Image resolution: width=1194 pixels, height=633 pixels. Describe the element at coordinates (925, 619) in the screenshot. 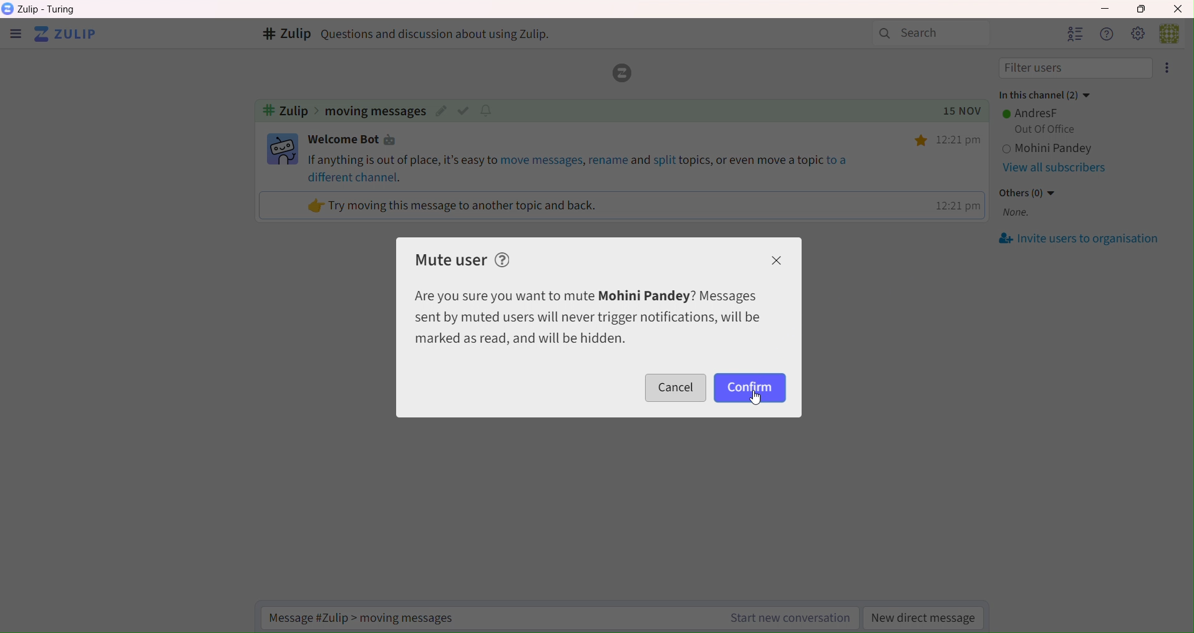

I see `New Direct Message` at that location.